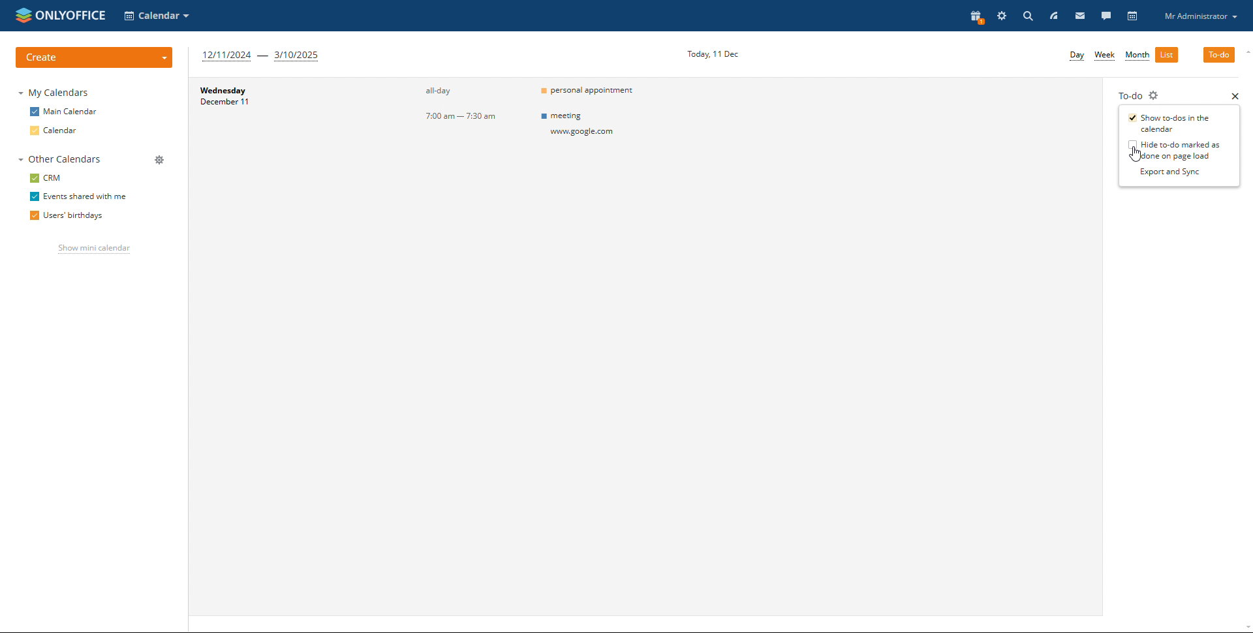  What do you see at coordinates (1175, 172) in the screenshot?
I see `export and sync` at bounding box center [1175, 172].